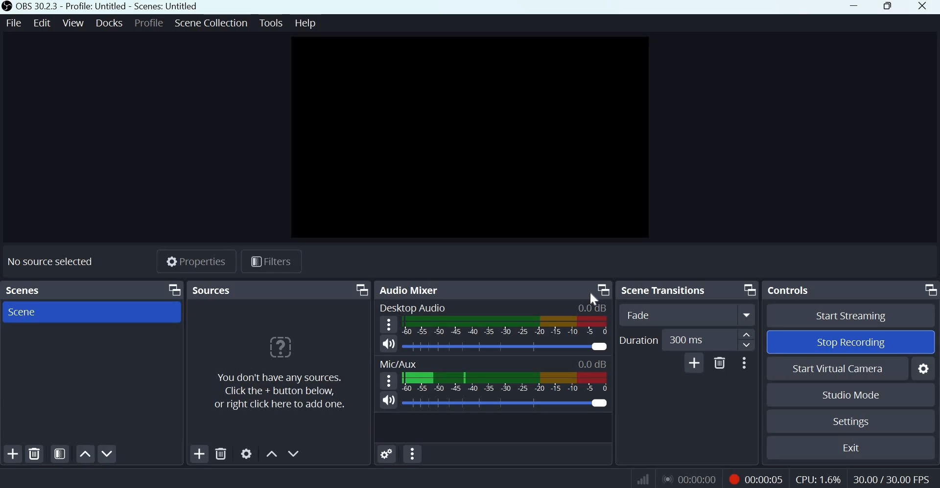 The height and width of the screenshot is (488, 940). What do you see at coordinates (221, 454) in the screenshot?
I see `Deleted selected source(s)` at bounding box center [221, 454].